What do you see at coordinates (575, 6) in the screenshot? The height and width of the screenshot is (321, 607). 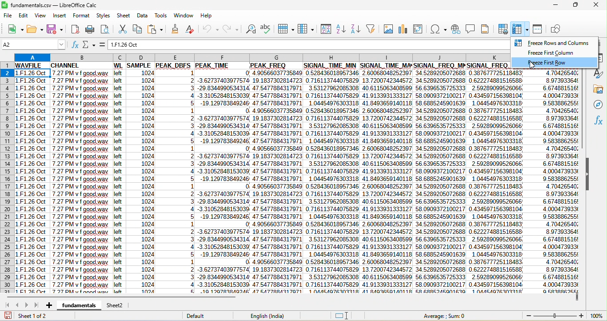 I see `maximize` at bounding box center [575, 6].